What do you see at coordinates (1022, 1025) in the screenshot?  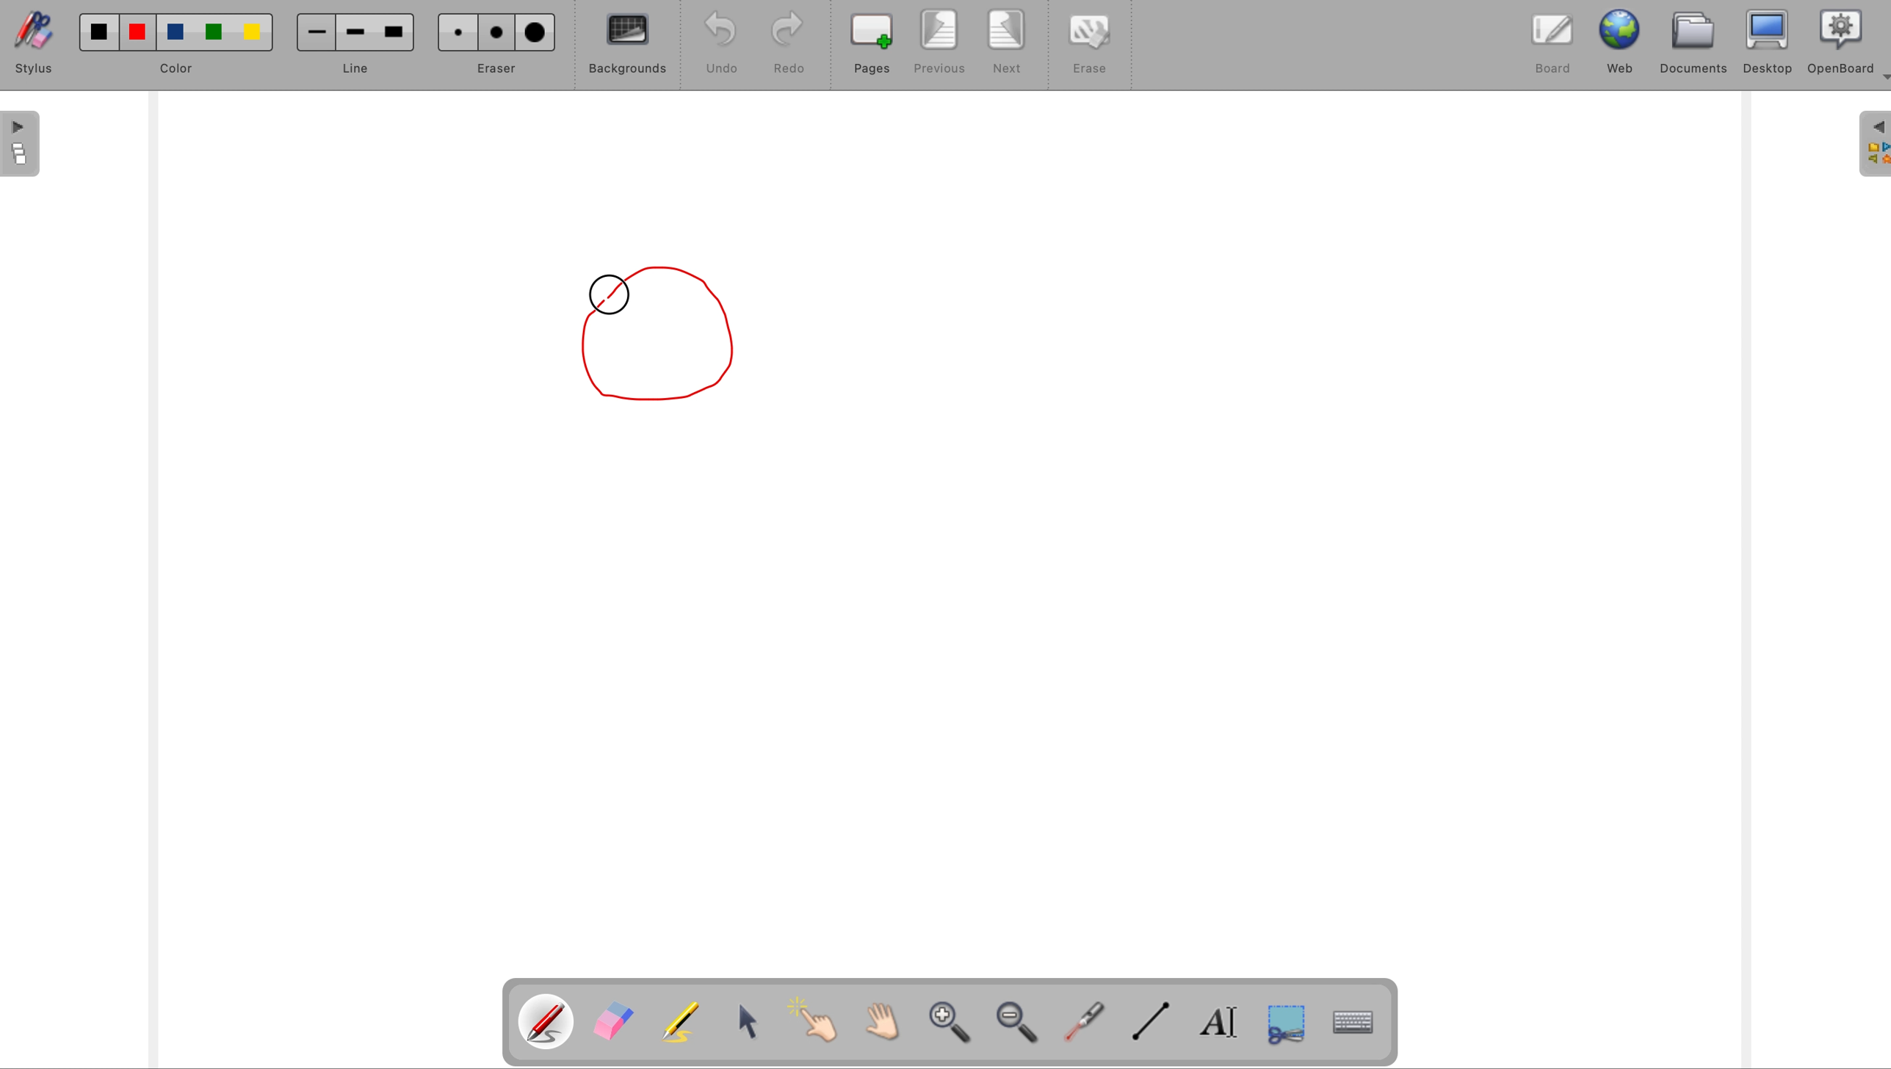 I see `zoom out` at bounding box center [1022, 1025].